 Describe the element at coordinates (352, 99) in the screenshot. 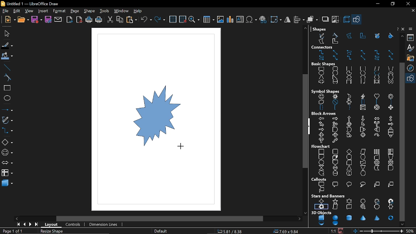

I see `Symbol shapes` at that location.